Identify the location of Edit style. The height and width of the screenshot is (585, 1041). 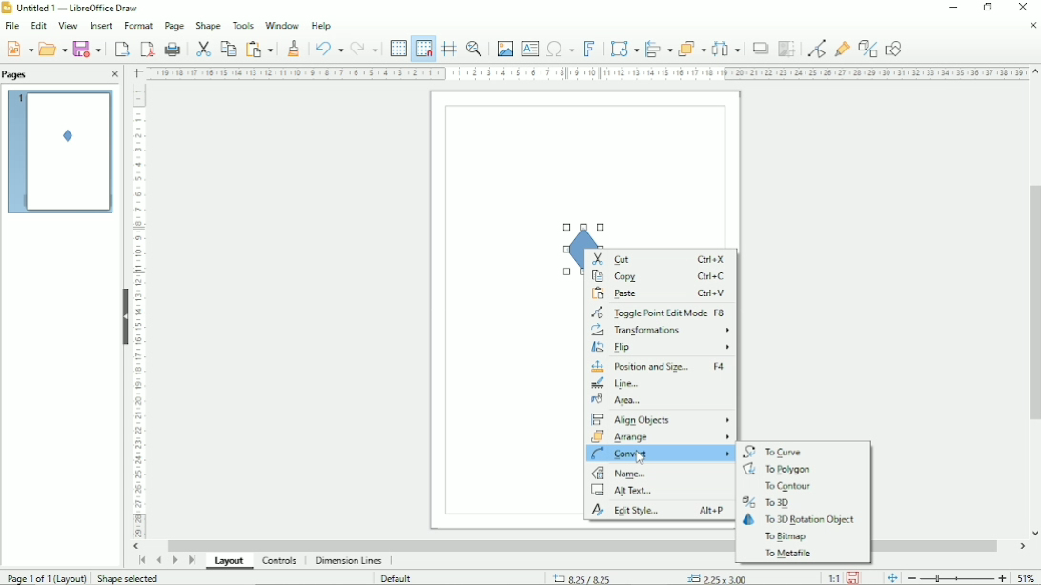
(657, 512).